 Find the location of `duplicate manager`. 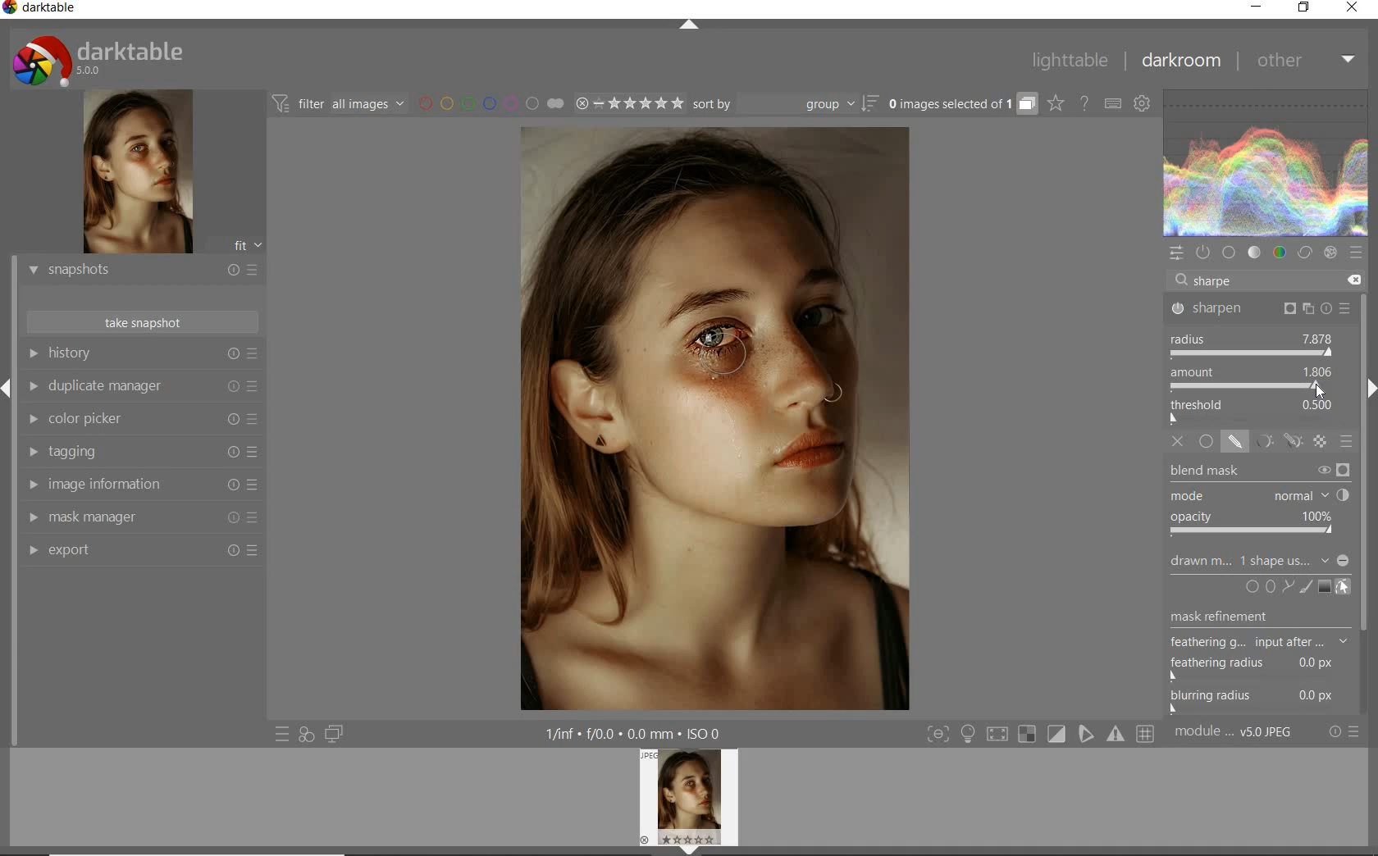

duplicate manager is located at coordinates (142, 389).